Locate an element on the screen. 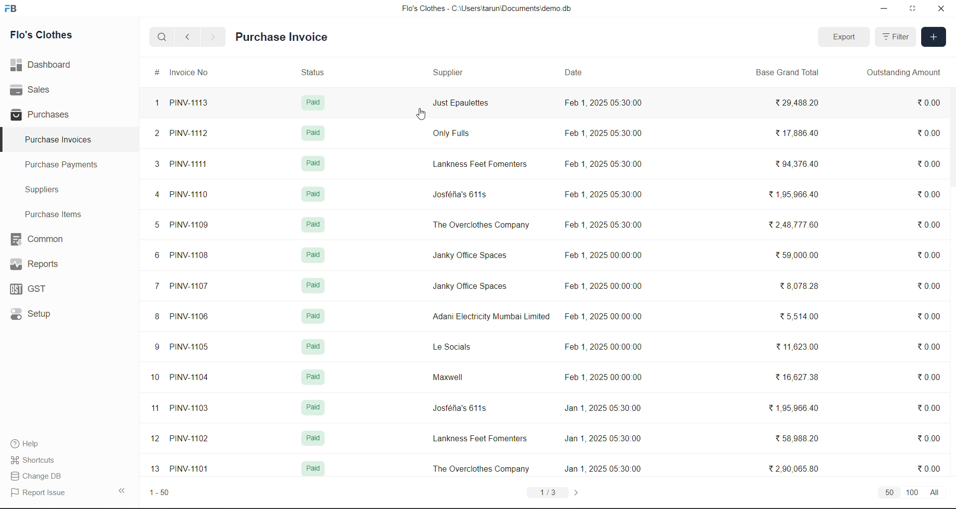  1-50 is located at coordinates (164, 493).